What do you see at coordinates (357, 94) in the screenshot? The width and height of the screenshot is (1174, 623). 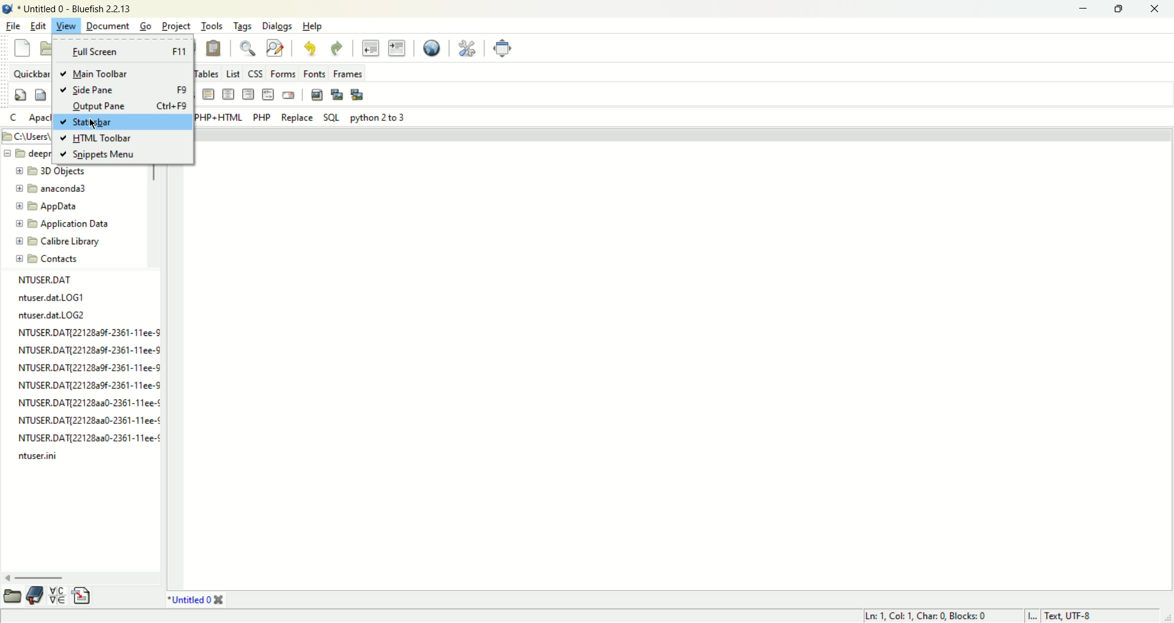 I see `multi thumbnail` at bounding box center [357, 94].